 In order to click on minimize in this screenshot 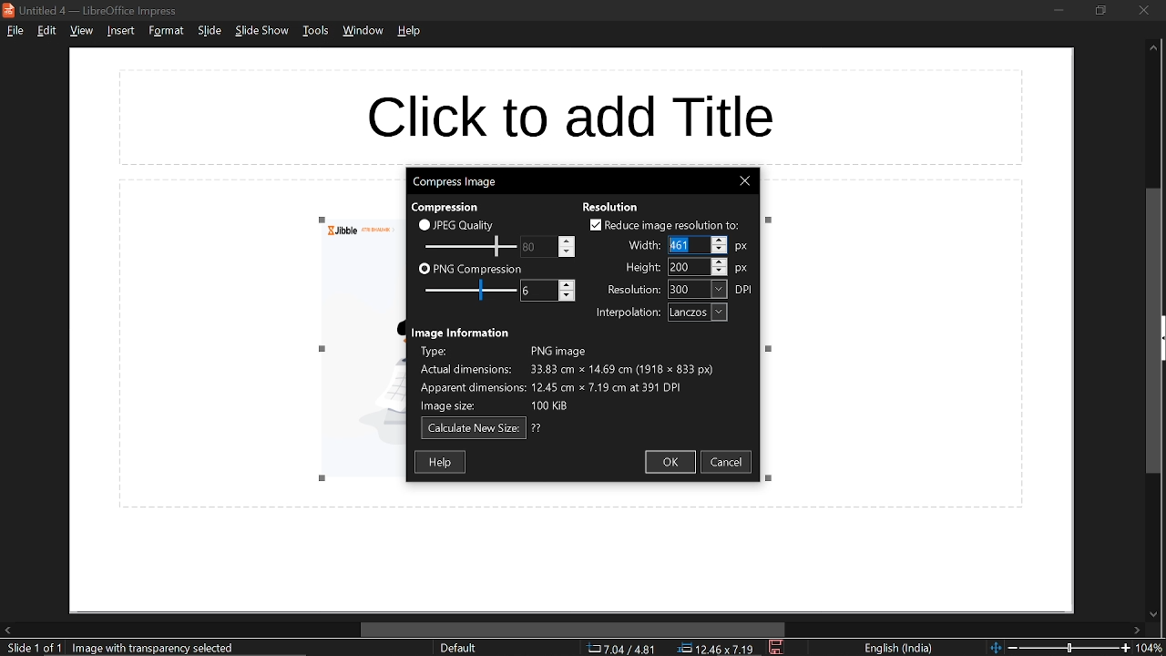, I will do `click(1059, 10)`.